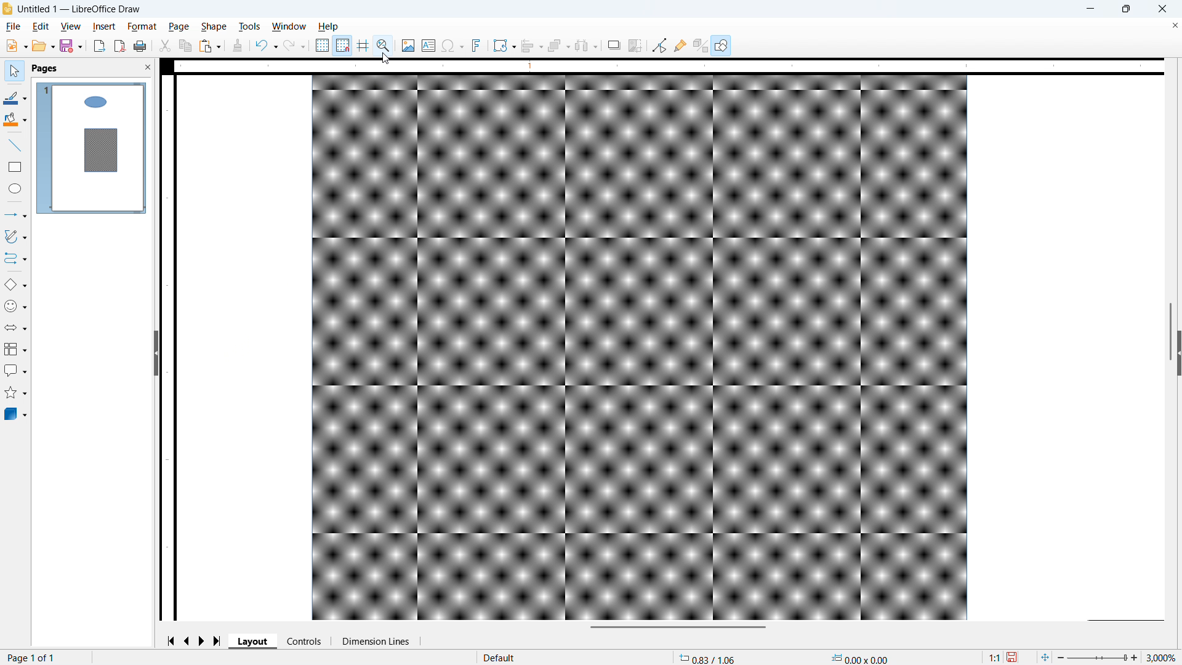 The image size is (1182, 665). I want to click on Show grids , so click(322, 45).